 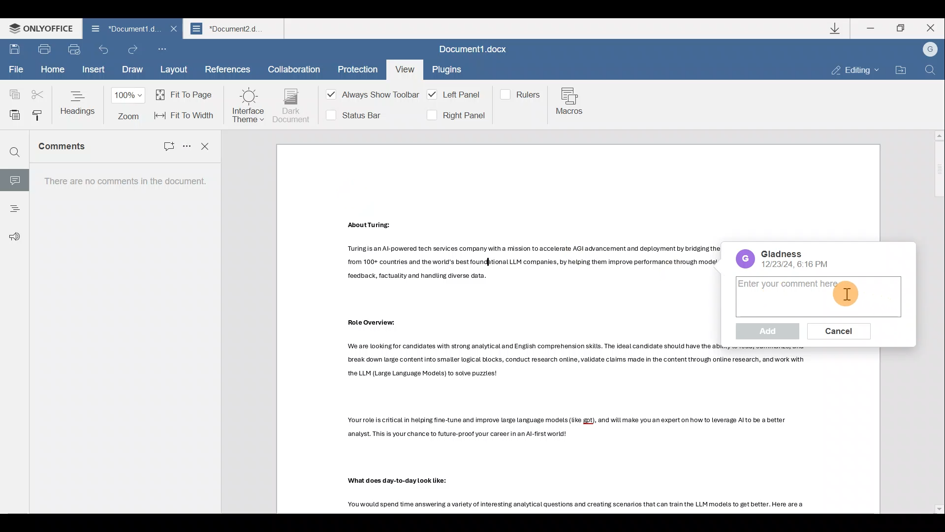 What do you see at coordinates (370, 226) in the screenshot?
I see `` at bounding box center [370, 226].